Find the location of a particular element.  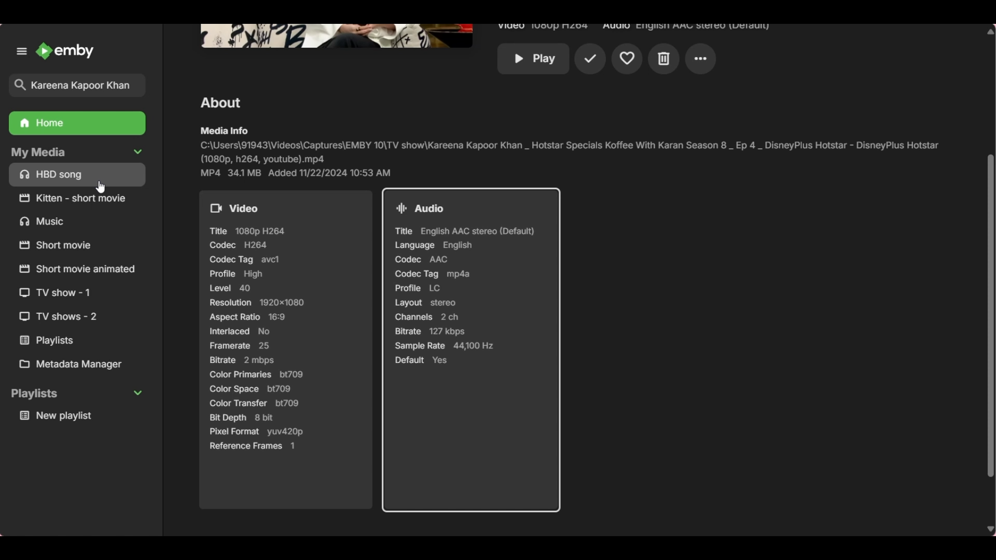

 is located at coordinates (72, 293).